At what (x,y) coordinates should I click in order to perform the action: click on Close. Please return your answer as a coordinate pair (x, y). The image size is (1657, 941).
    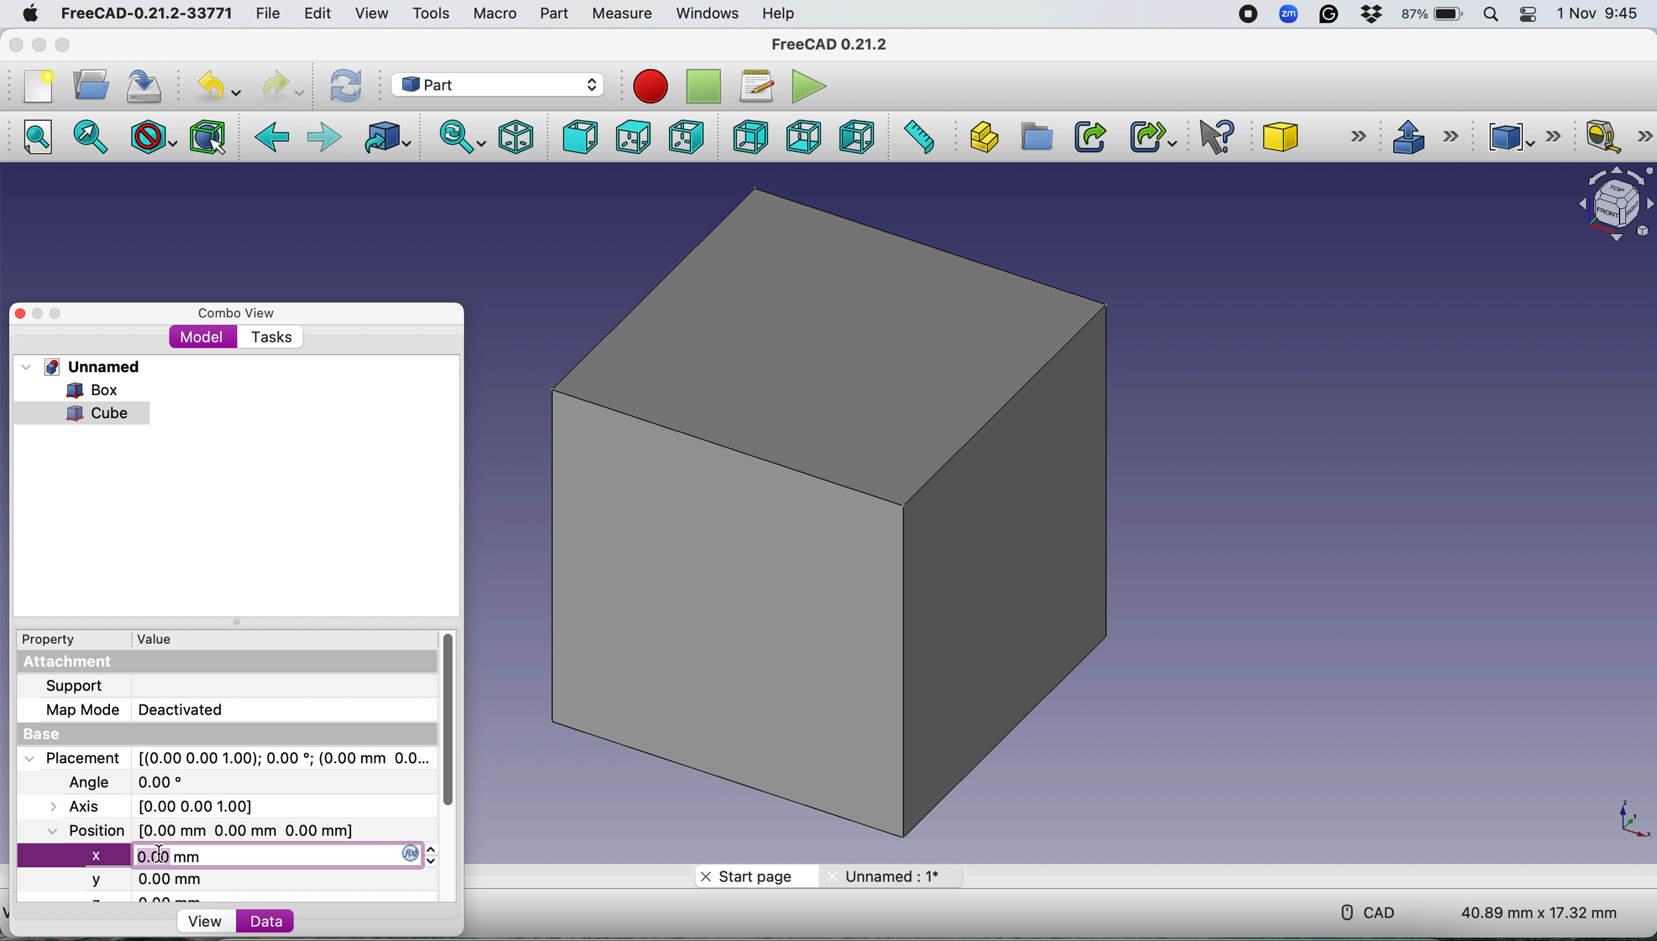
    Looking at the image, I should click on (20, 314).